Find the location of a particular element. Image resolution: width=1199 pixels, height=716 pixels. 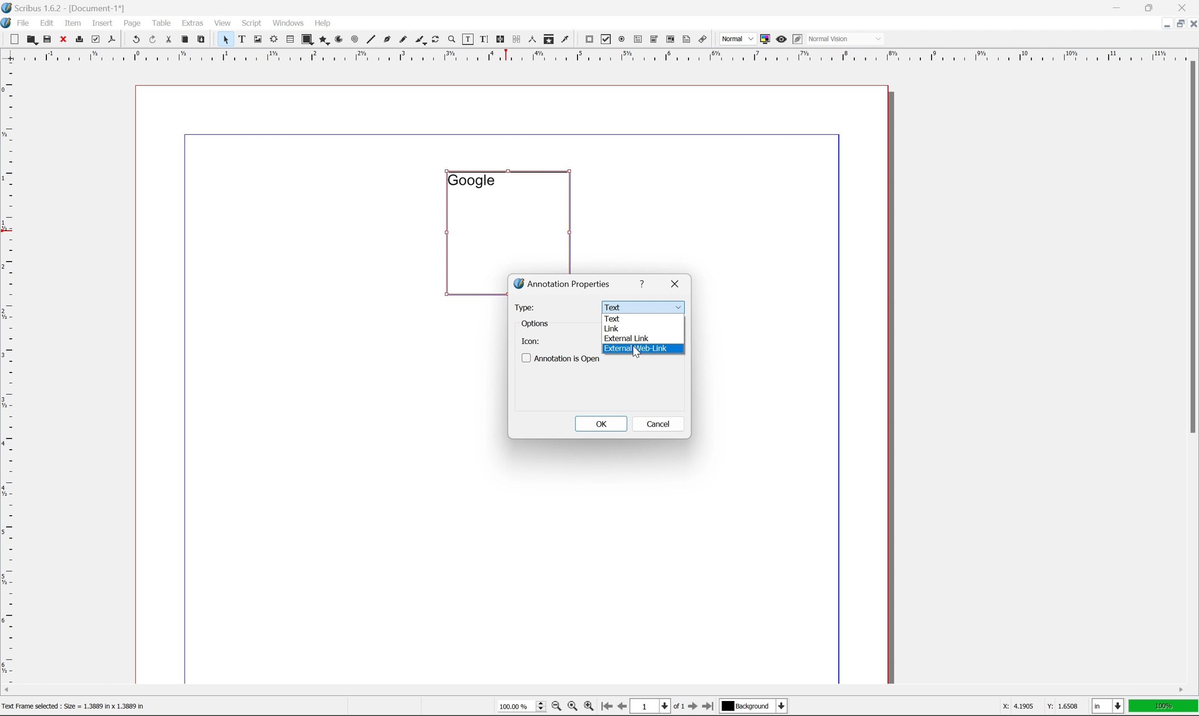

toggle color management system is located at coordinates (763, 39).